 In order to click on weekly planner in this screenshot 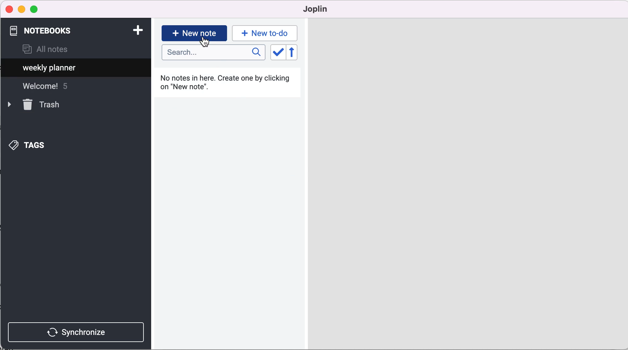, I will do `click(50, 68)`.